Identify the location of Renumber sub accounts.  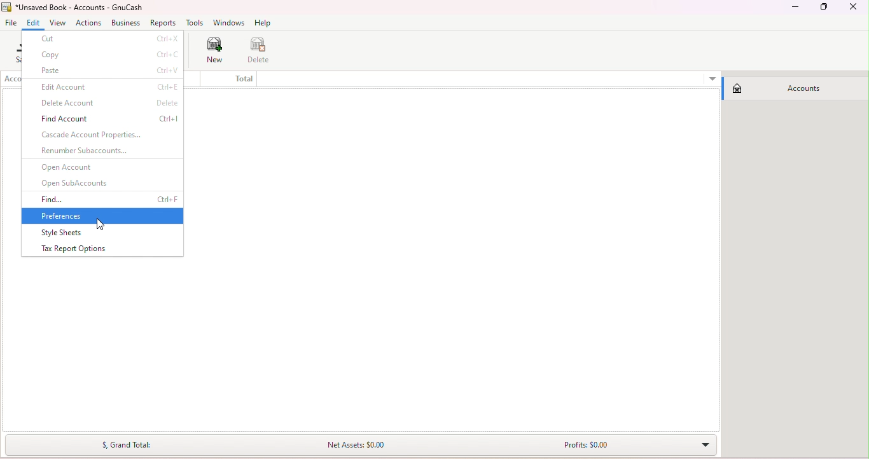
(99, 150).